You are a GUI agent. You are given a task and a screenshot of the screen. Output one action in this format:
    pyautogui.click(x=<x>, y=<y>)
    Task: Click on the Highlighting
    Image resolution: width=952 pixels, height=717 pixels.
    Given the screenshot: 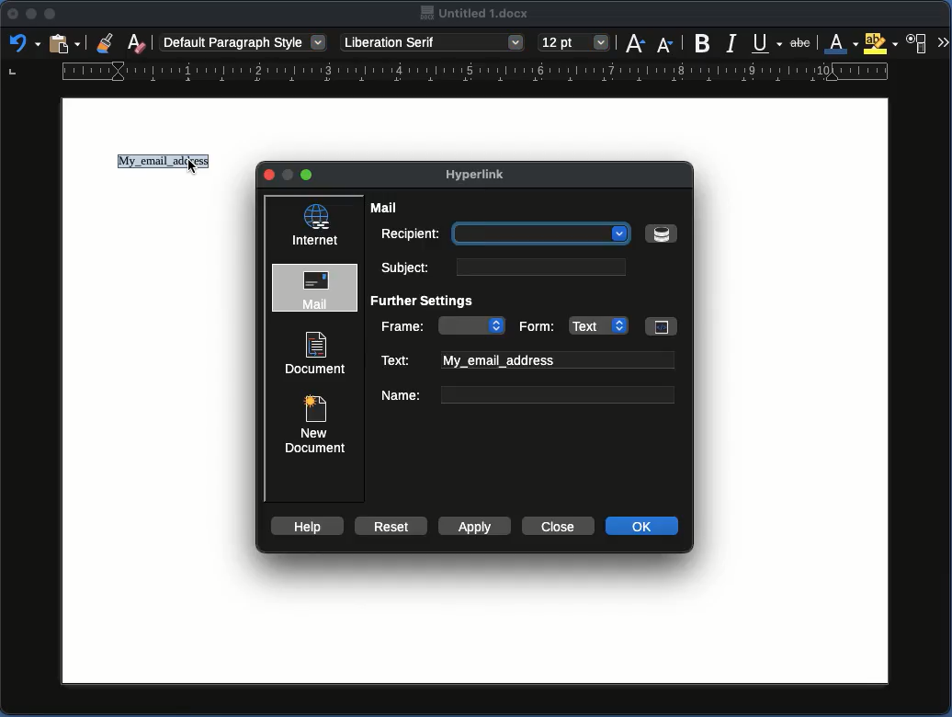 What is the action you would take?
    pyautogui.click(x=880, y=43)
    